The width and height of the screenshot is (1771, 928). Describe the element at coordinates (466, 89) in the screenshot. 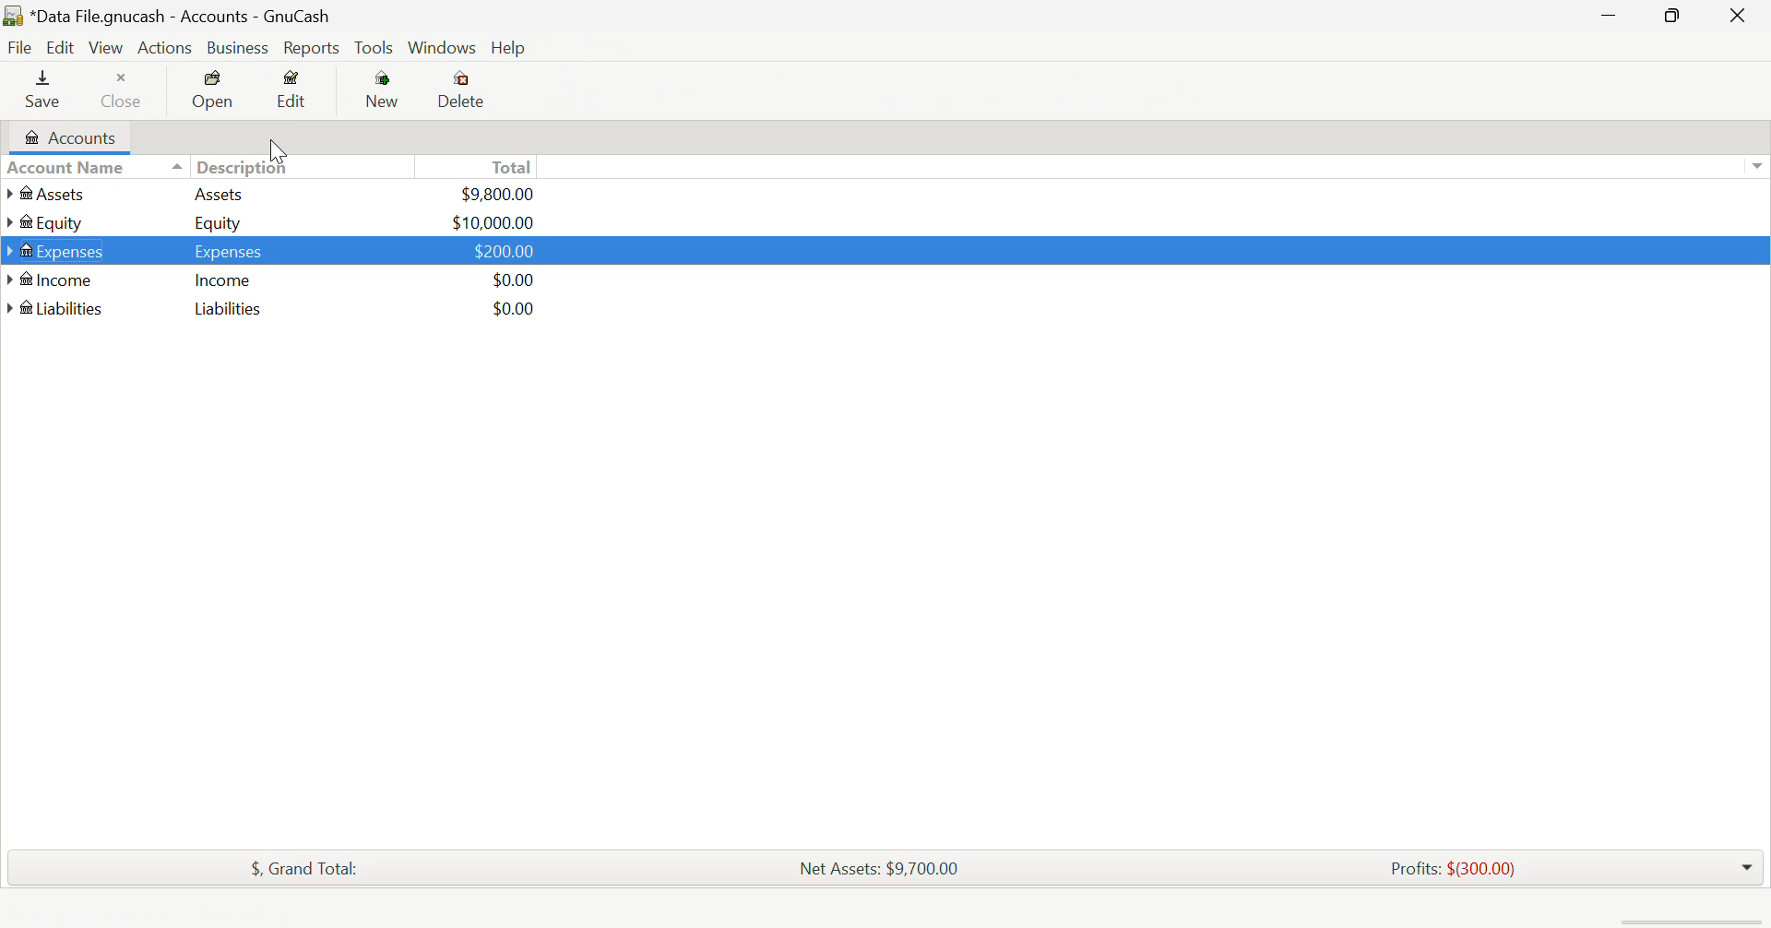

I see `Delete` at that location.